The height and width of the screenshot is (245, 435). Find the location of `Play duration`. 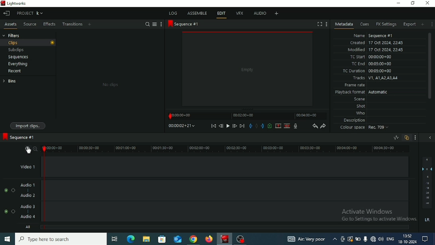

Play duration is located at coordinates (247, 116).